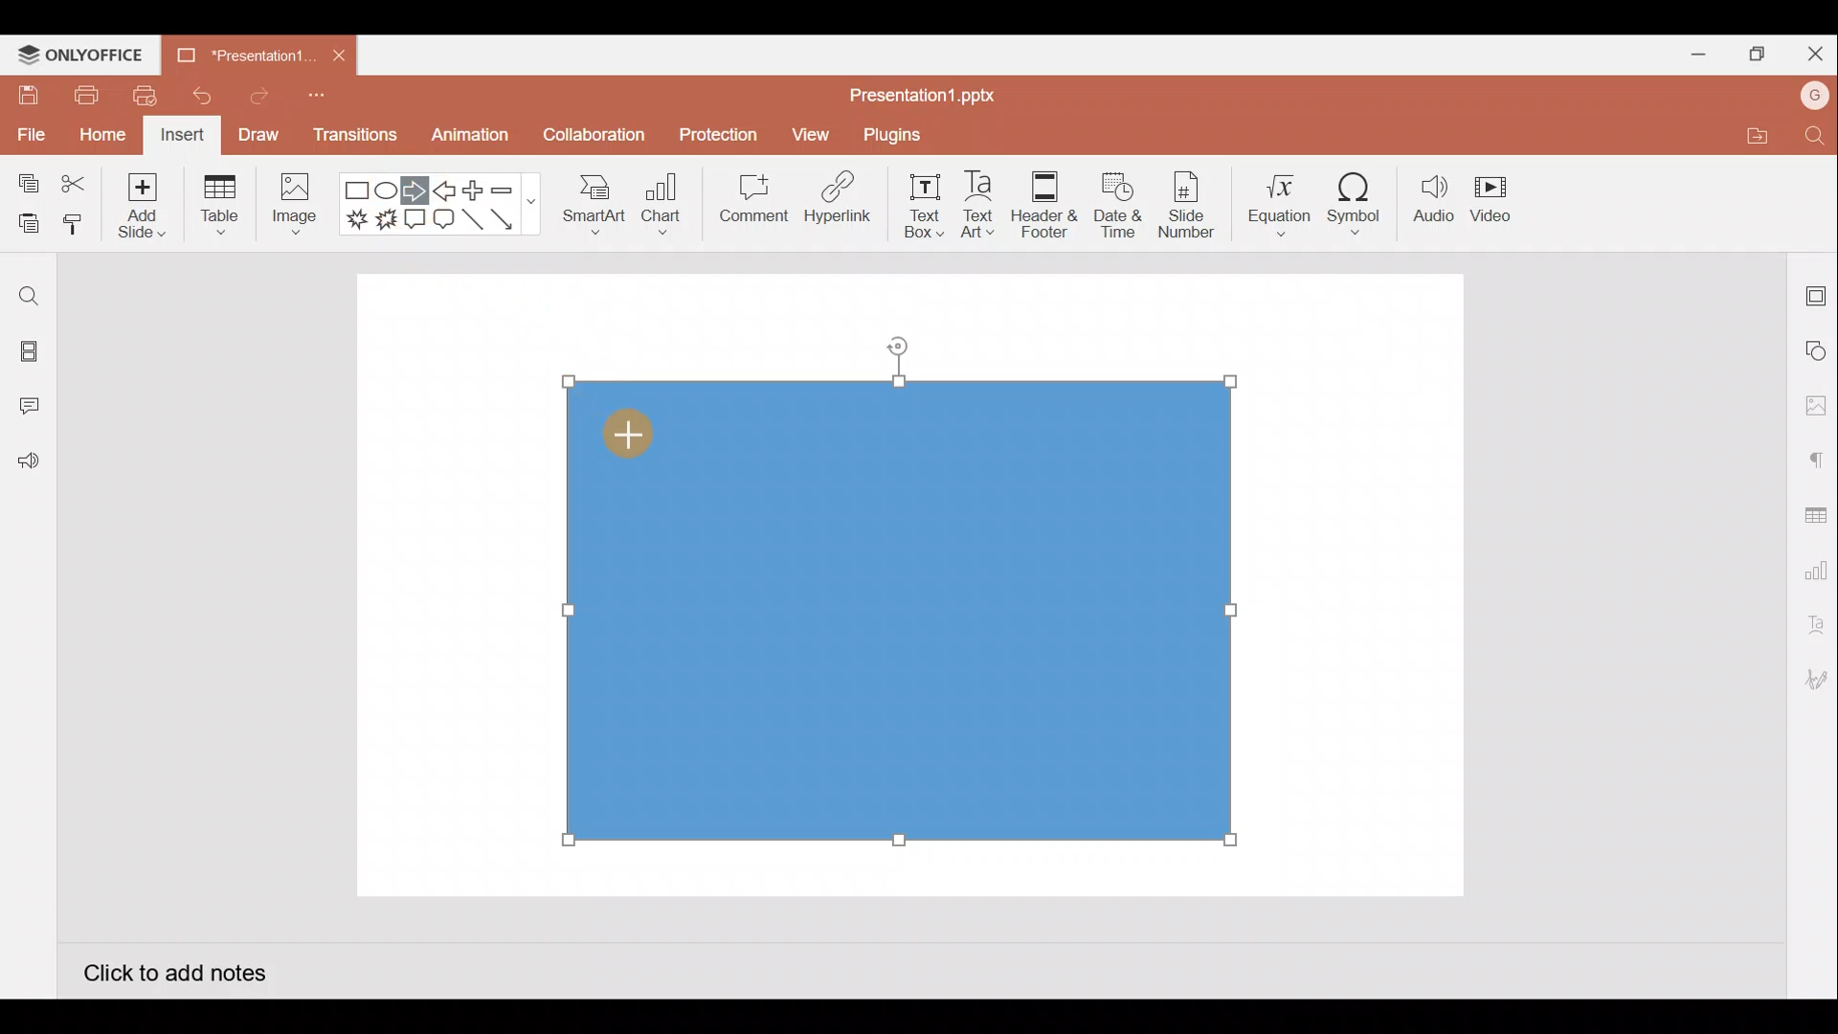  Describe the element at coordinates (1493, 195) in the screenshot. I see `Video` at that location.